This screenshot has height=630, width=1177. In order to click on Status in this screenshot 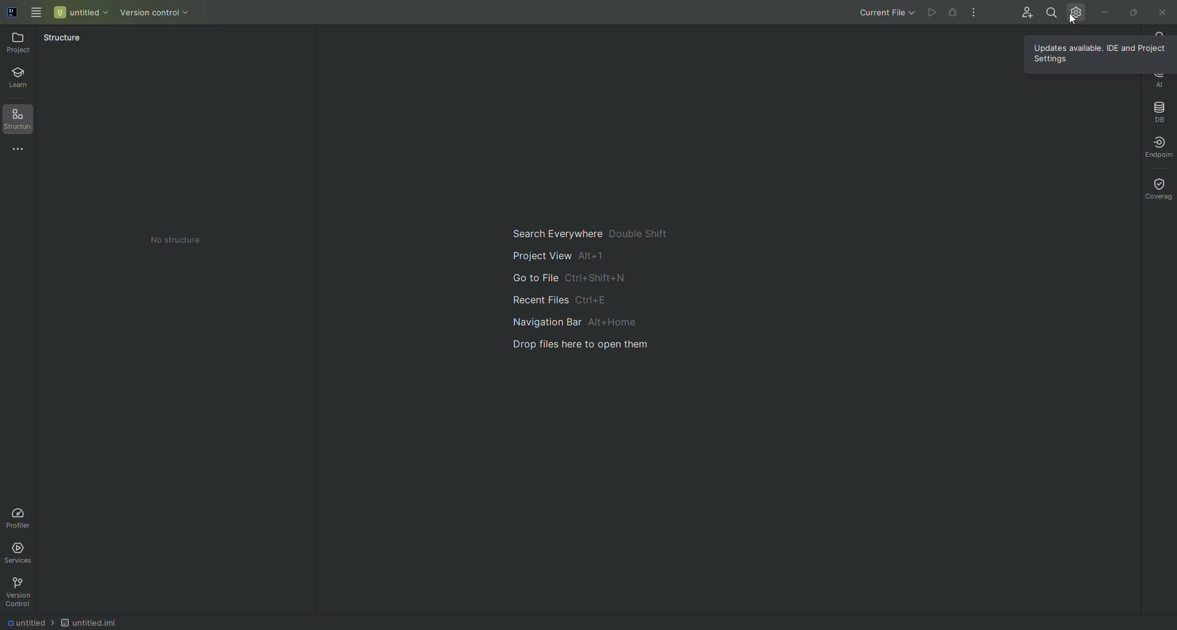, I will do `click(63, 40)`.